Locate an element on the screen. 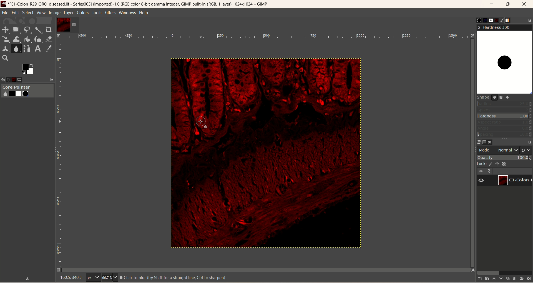 The height and width of the screenshot is (283, 533). gradient is located at coordinates (511, 20).